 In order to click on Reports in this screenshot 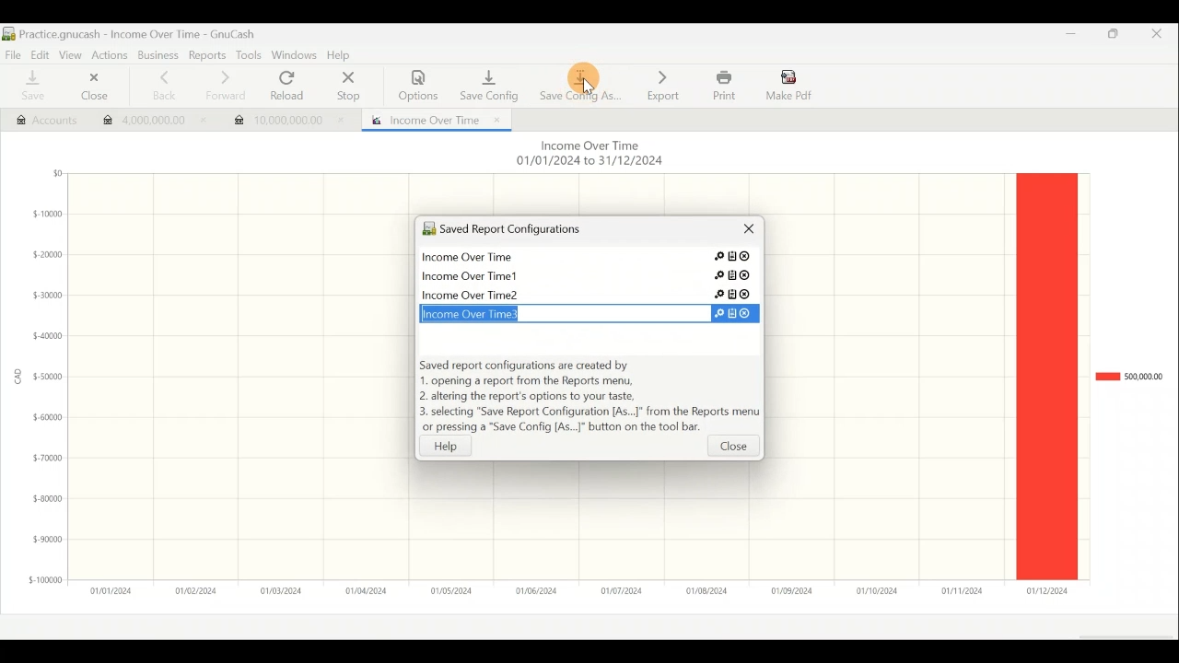, I will do `click(209, 55)`.